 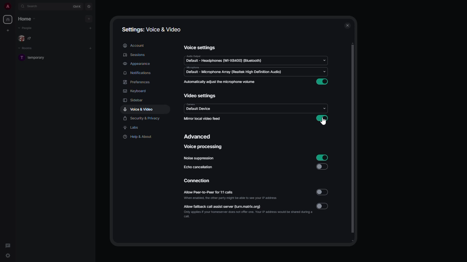 What do you see at coordinates (204, 146) in the screenshot?
I see `voice processing` at bounding box center [204, 146].